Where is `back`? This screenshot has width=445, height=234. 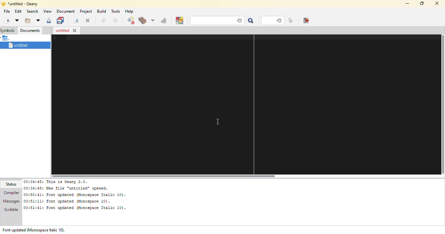 back is located at coordinates (103, 20).